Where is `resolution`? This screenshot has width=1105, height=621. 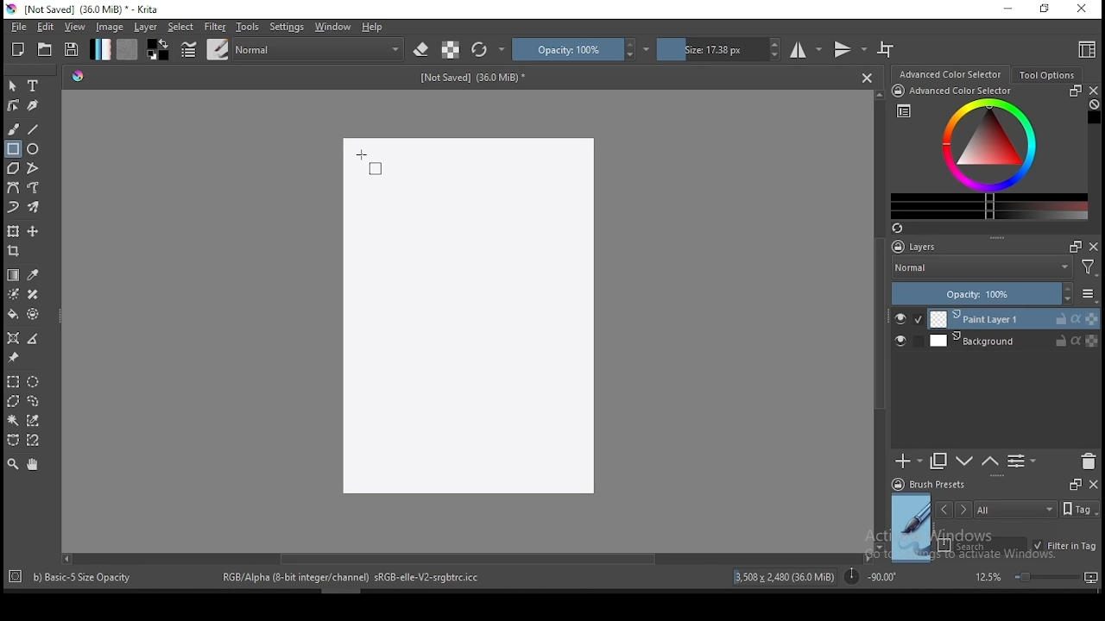 resolution is located at coordinates (786, 577).